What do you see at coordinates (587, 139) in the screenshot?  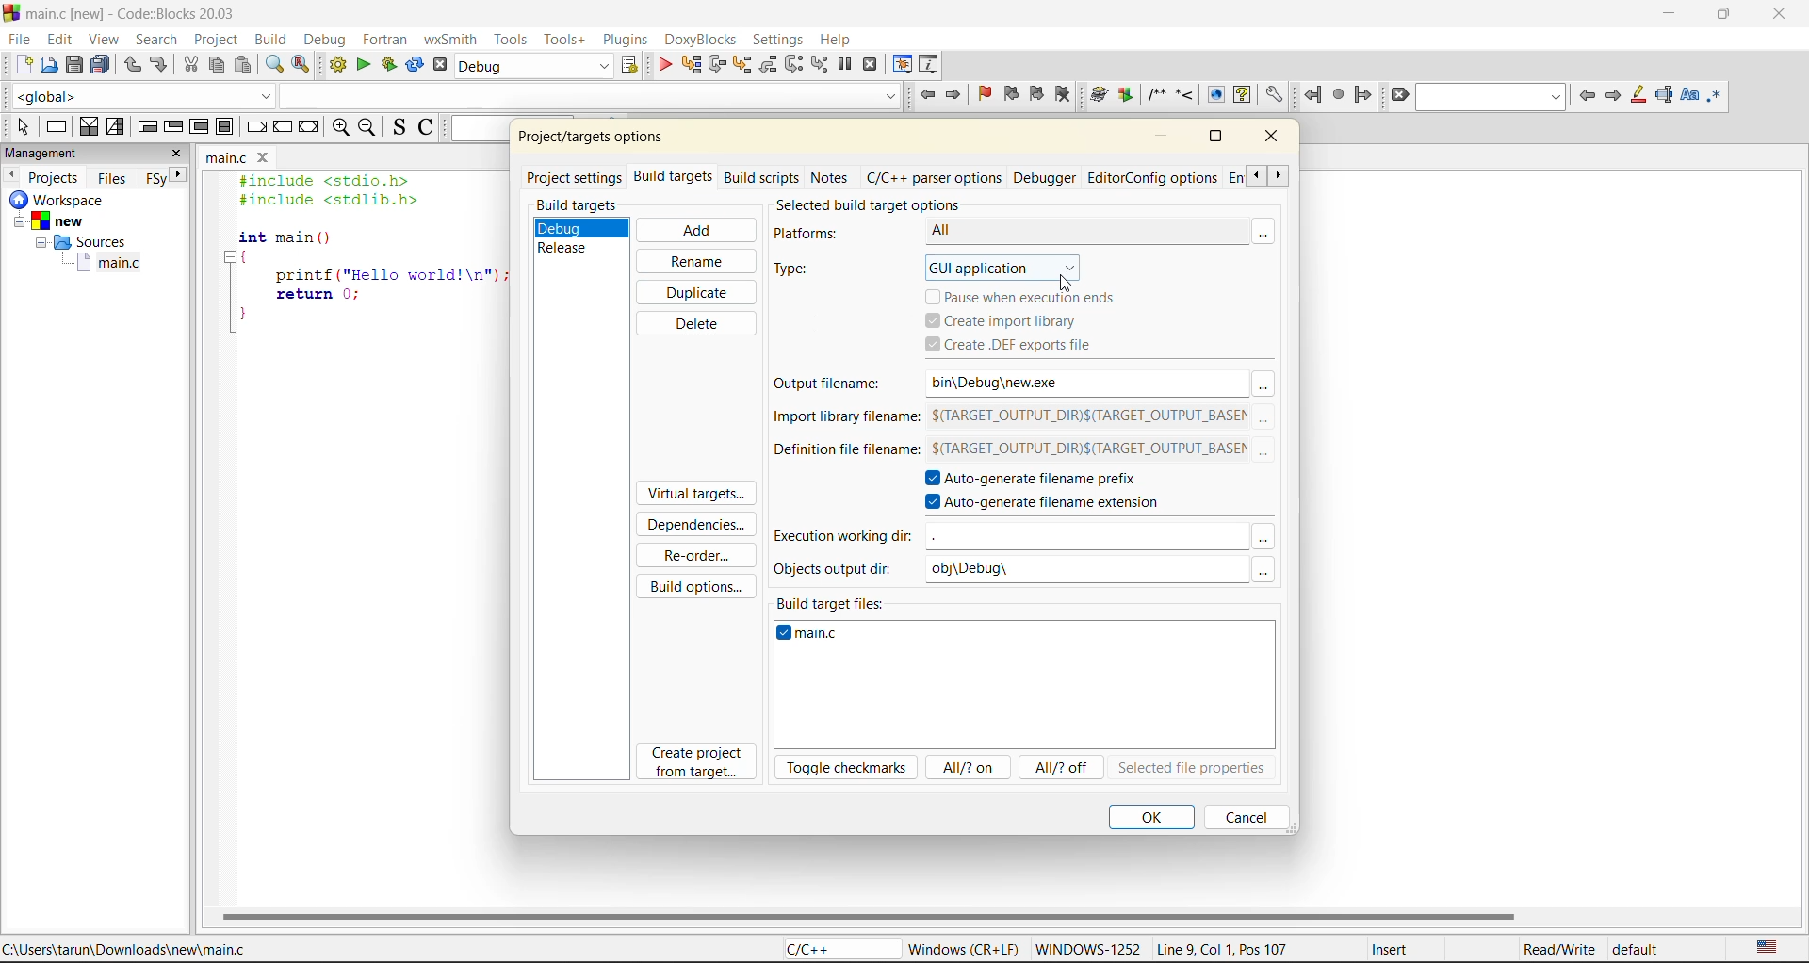 I see `project properties/options` at bounding box center [587, 139].